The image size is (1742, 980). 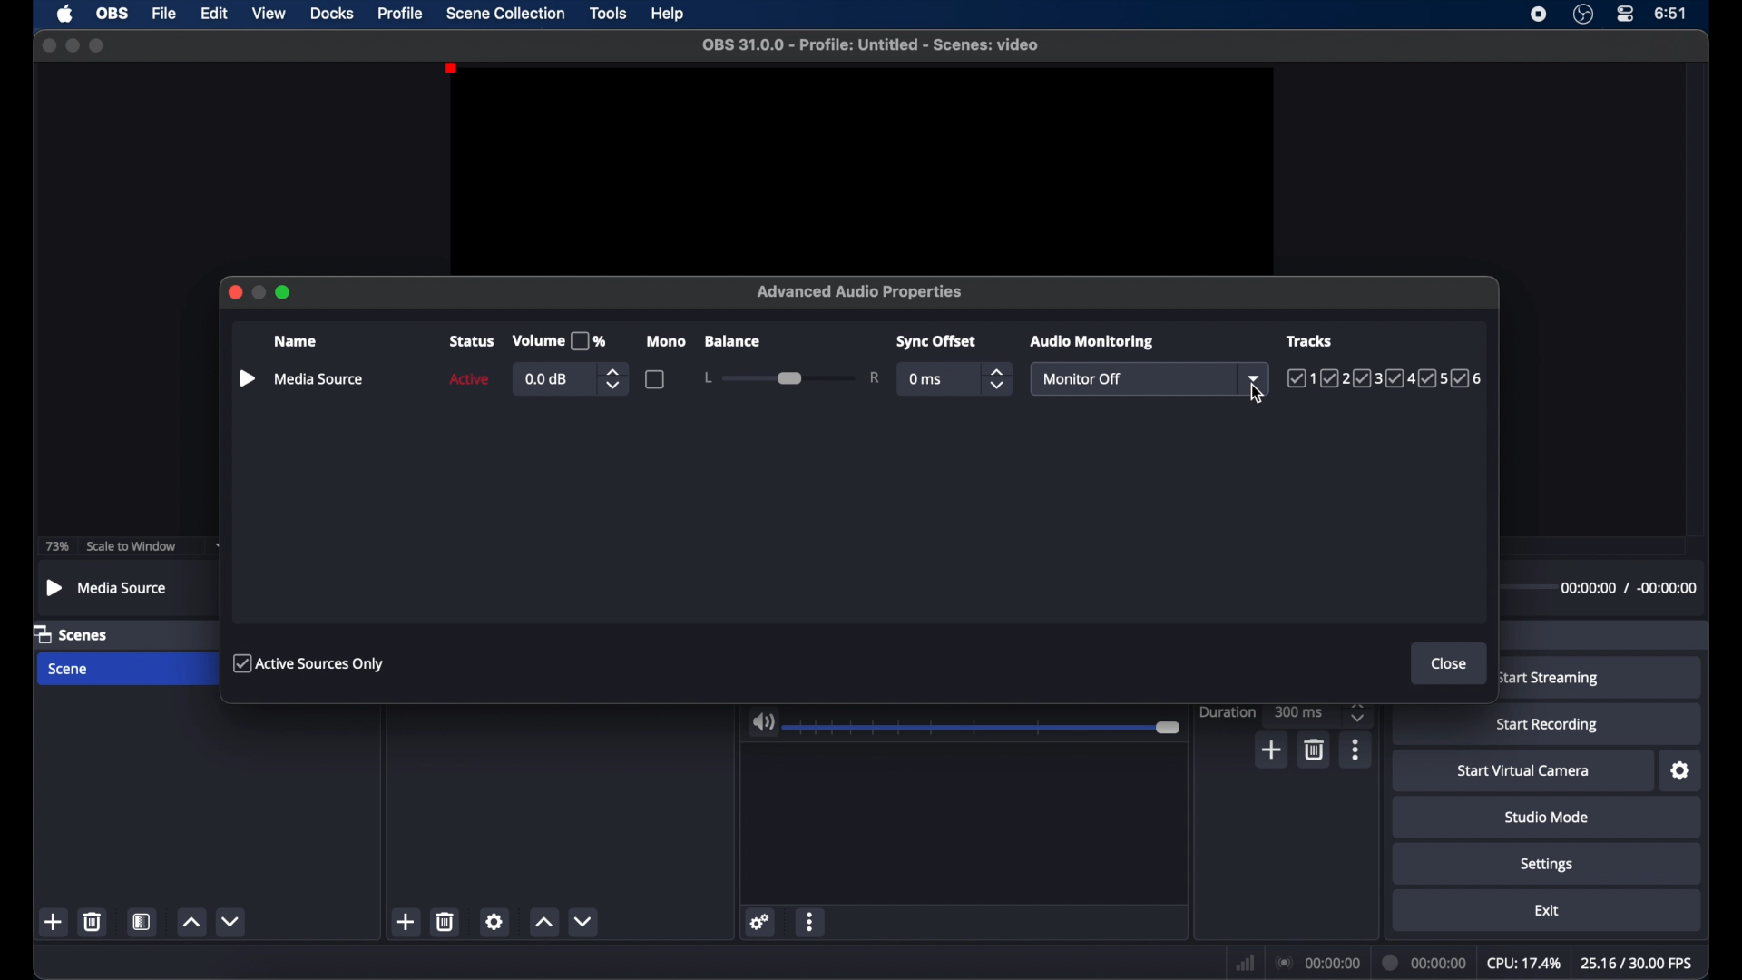 I want to click on tracks, so click(x=1310, y=341).